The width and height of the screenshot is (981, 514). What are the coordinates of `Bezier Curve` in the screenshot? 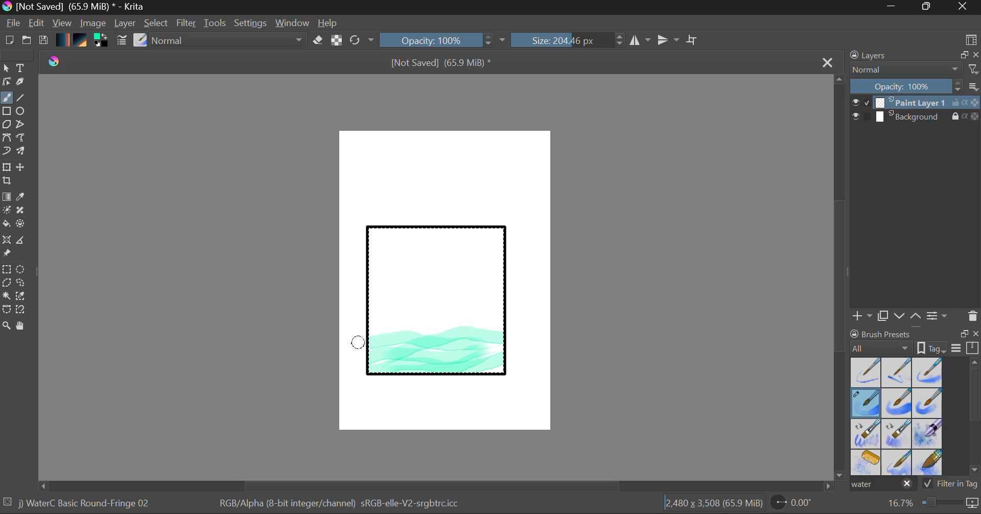 It's located at (6, 138).